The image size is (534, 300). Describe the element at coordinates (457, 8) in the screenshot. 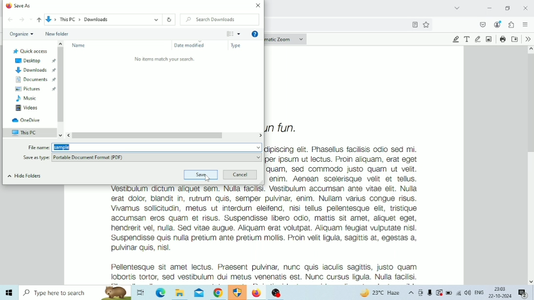

I see `List all tabs` at that location.